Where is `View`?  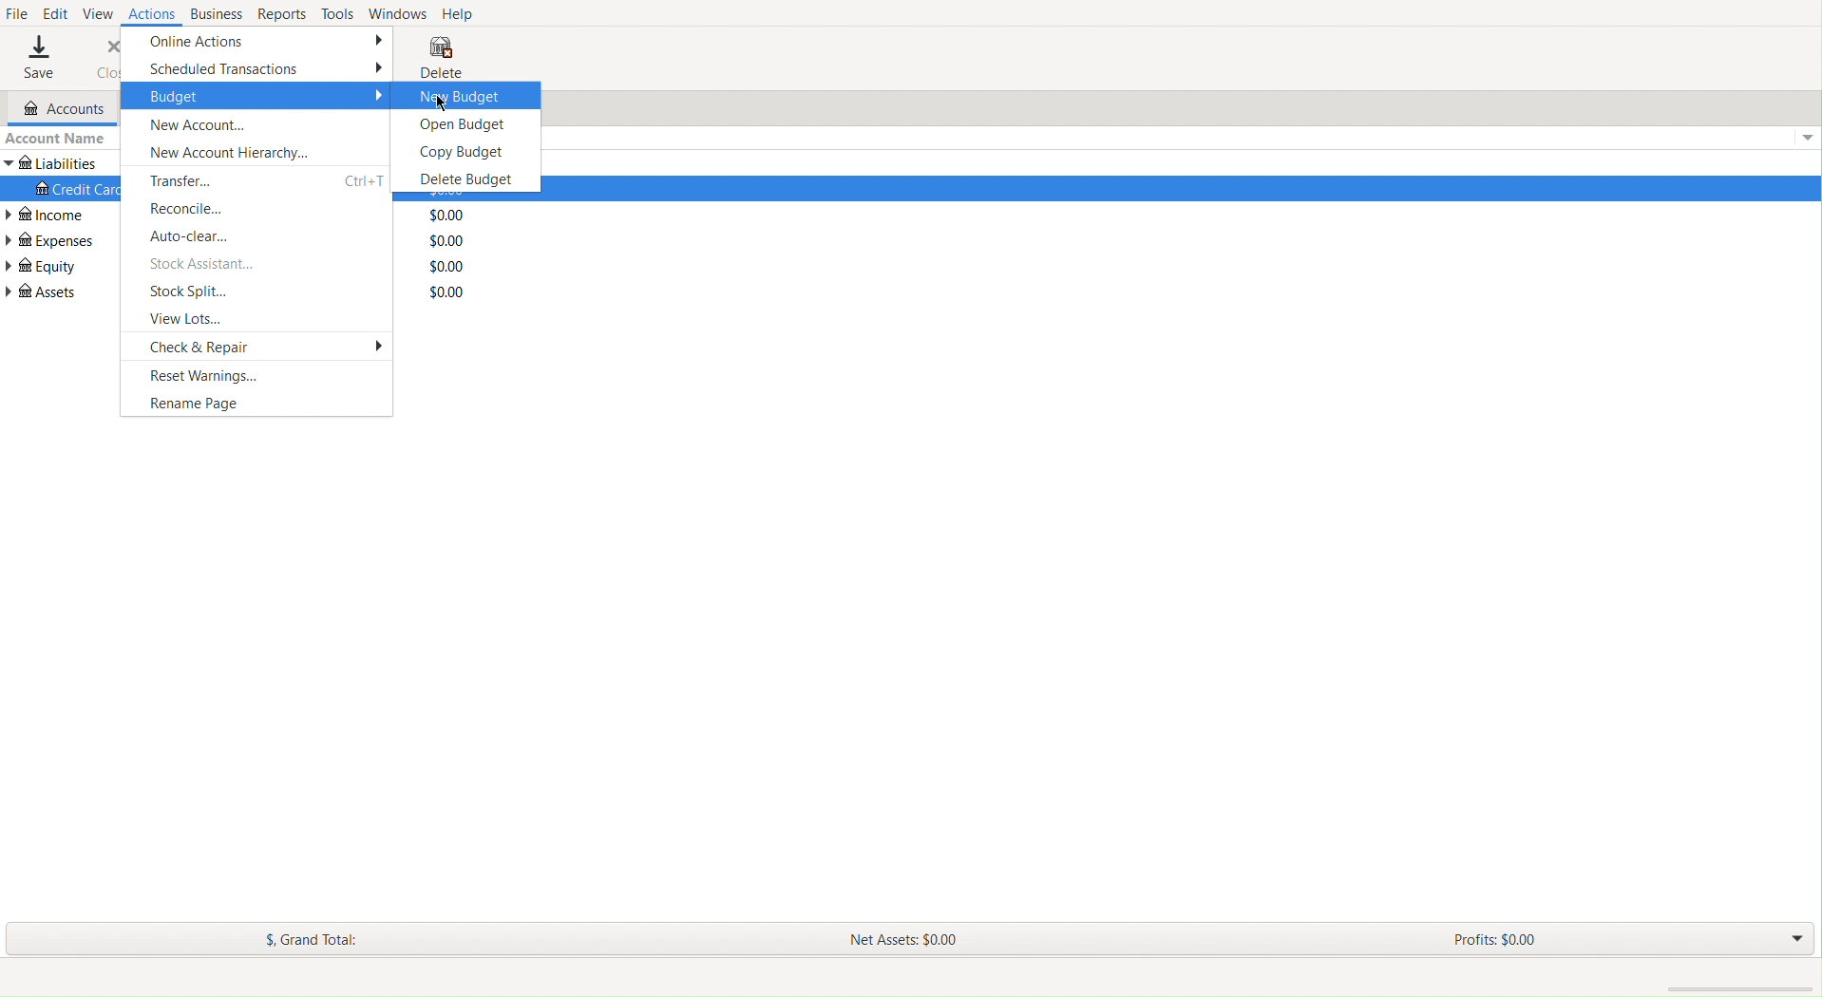
View is located at coordinates (99, 13).